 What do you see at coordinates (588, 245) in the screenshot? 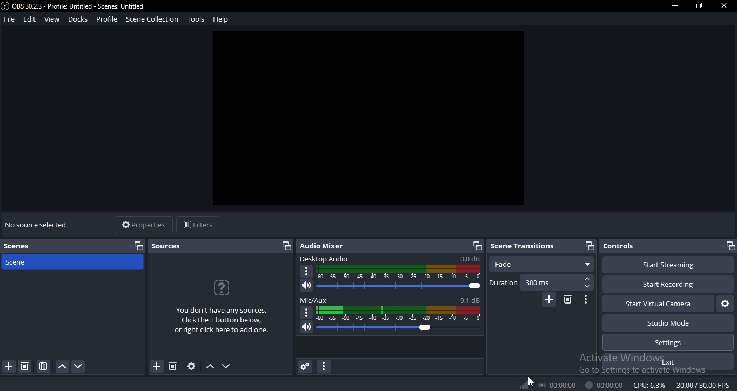
I see `restore` at bounding box center [588, 245].